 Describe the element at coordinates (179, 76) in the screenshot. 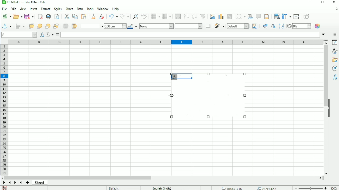

I see `cell selected` at that location.